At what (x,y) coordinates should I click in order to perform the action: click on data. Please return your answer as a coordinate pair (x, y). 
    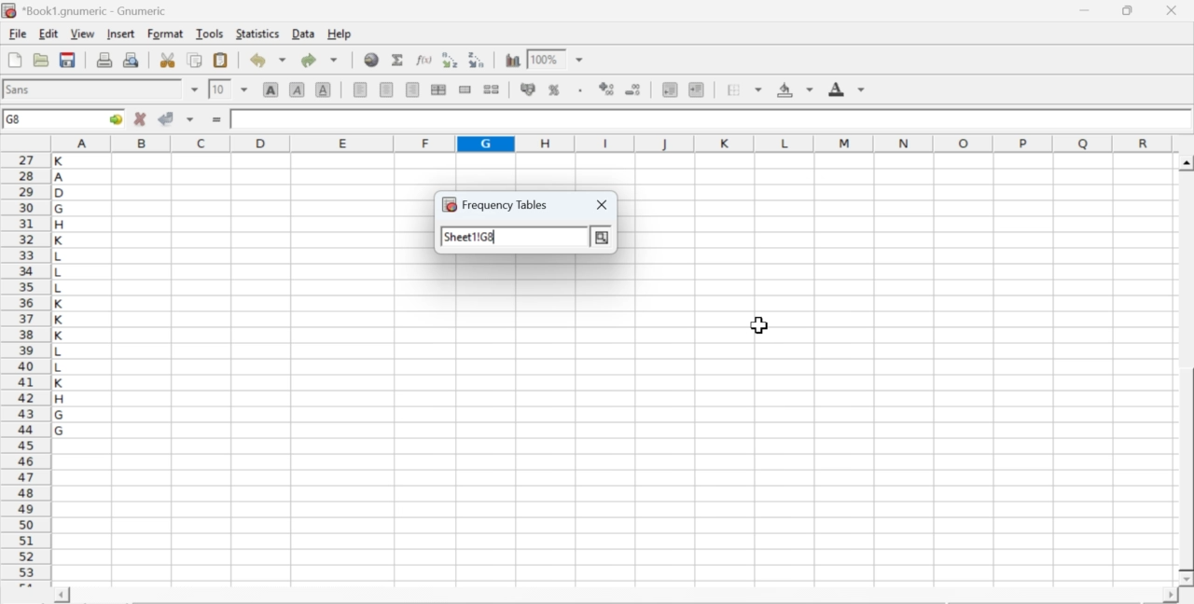
    Looking at the image, I should click on (305, 33).